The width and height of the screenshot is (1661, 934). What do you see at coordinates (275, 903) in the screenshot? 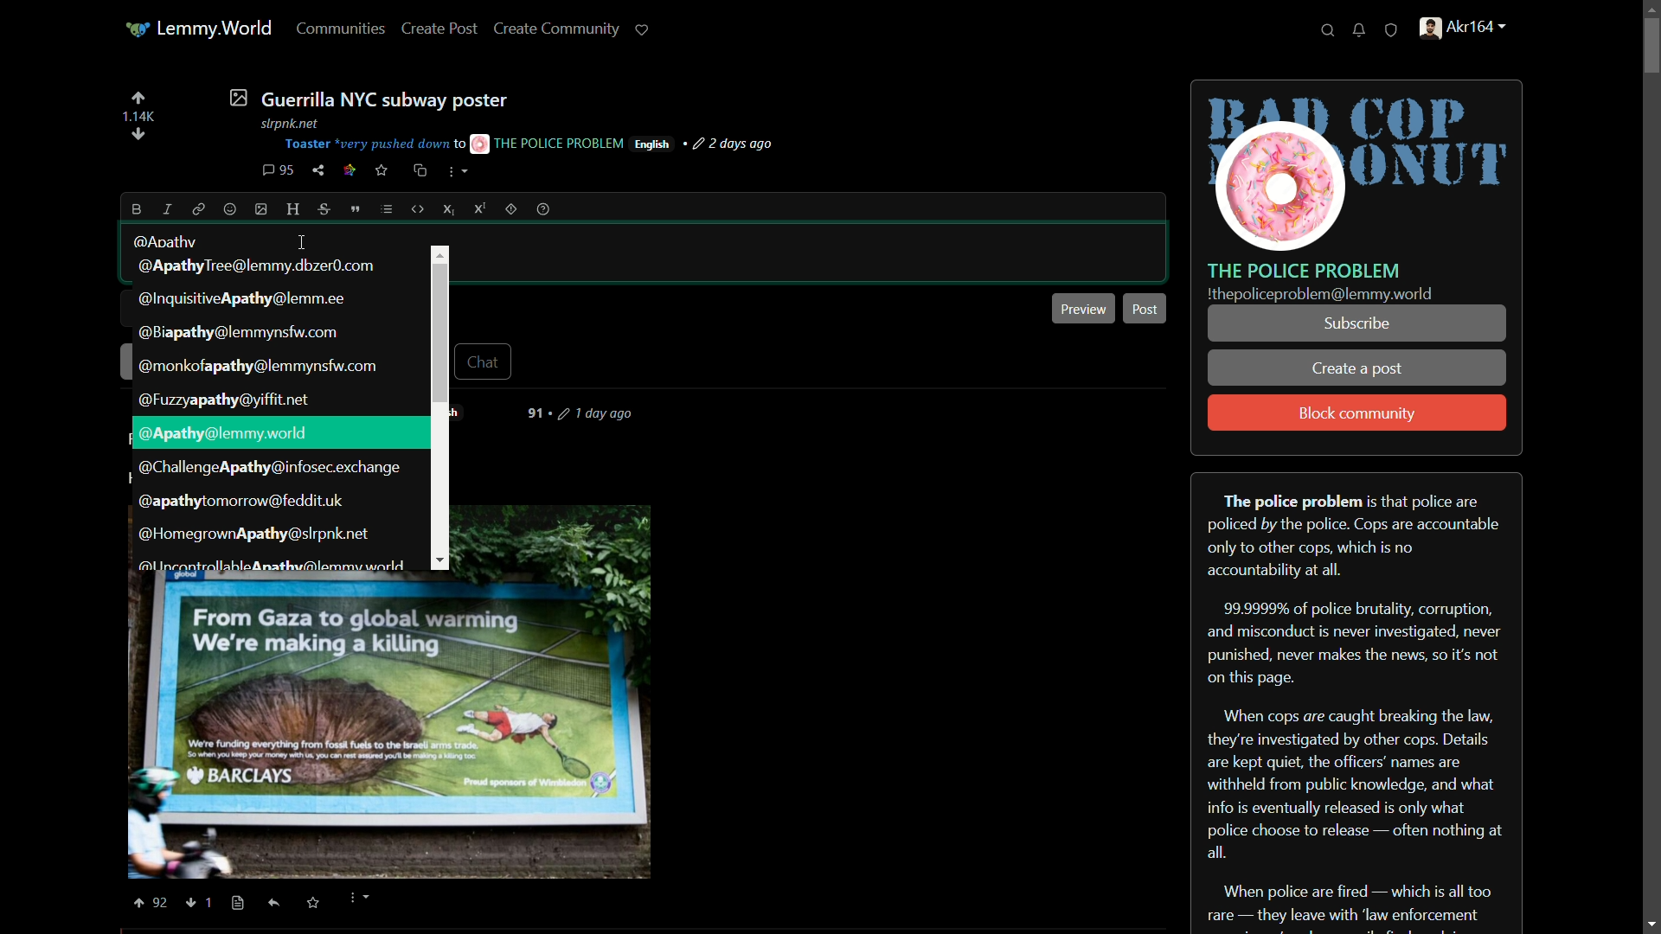
I see `` at bounding box center [275, 903].